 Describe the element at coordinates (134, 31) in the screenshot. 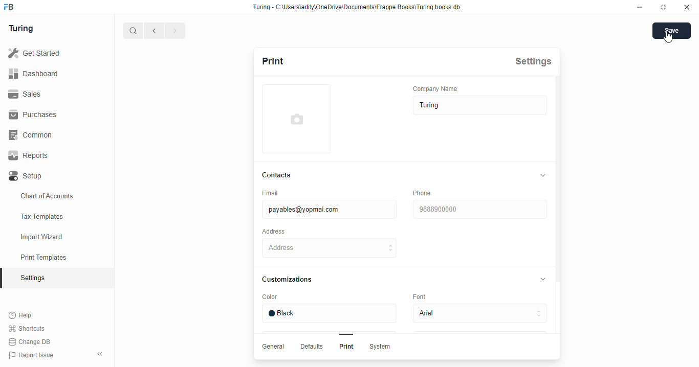

I see `search` at that location.